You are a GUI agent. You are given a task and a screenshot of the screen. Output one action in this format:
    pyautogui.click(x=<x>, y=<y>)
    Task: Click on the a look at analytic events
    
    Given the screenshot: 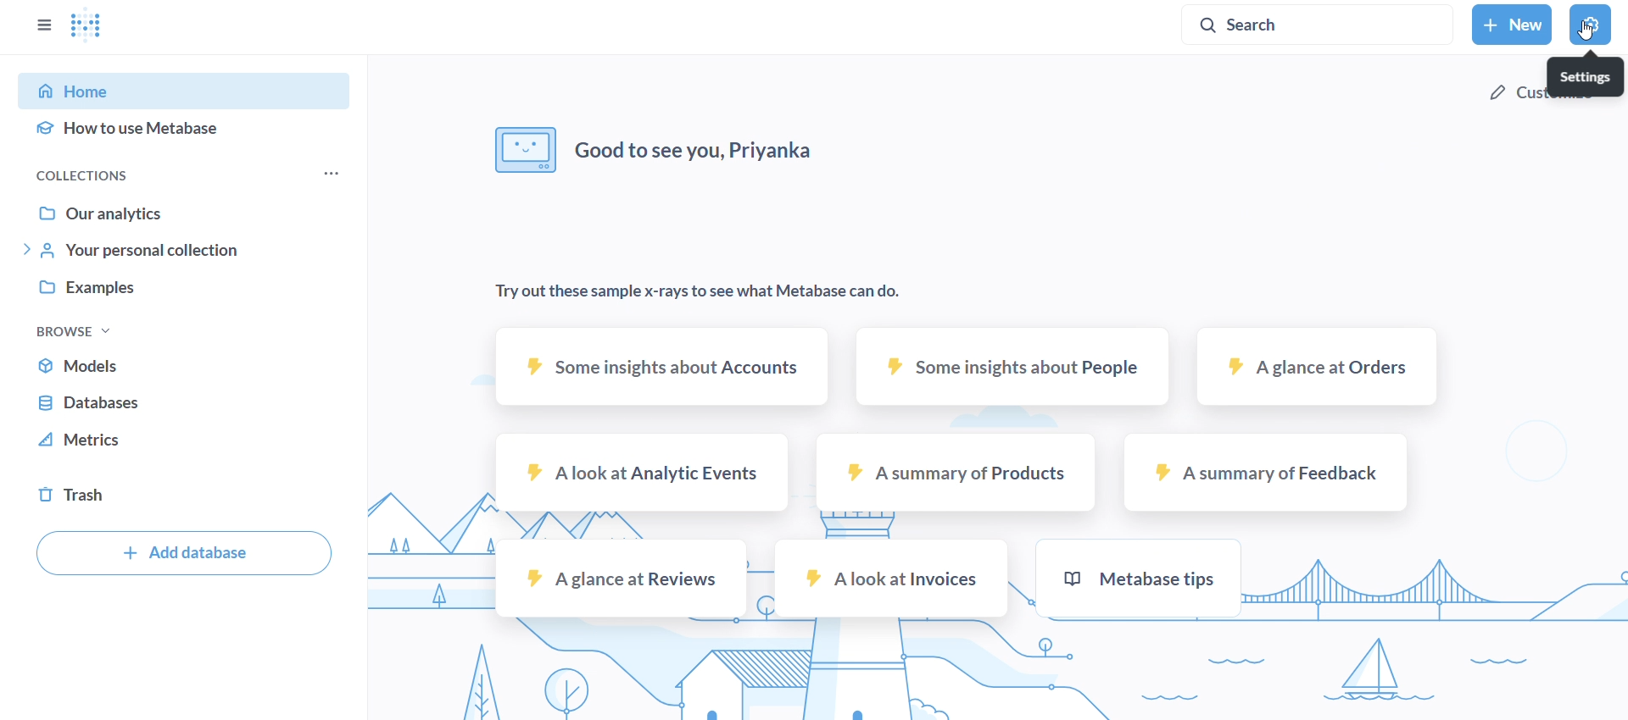 What is the action you would take?
    pyautogui.click(x=641, y=472)
    